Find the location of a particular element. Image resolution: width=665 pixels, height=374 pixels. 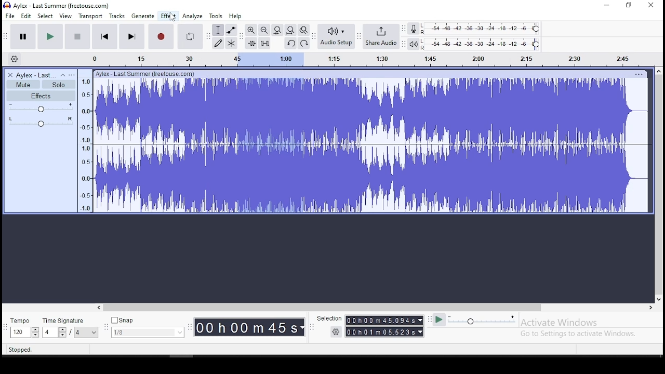

stop is located at coordinates (77, 36).